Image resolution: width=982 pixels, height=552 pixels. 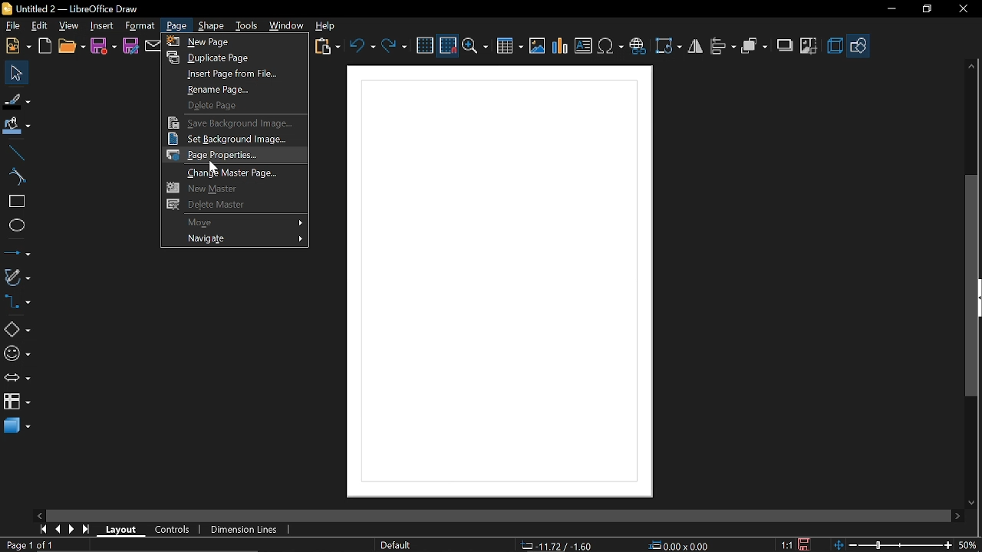 I want to click on Restore down, so click(x=925, y=11).